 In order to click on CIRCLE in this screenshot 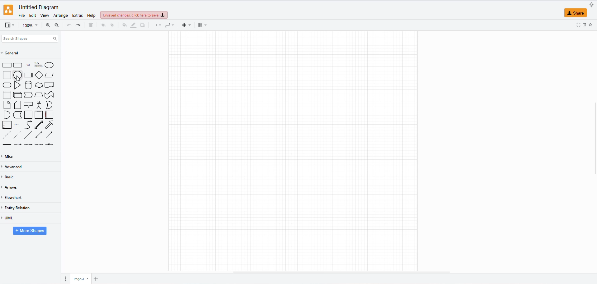, I will do `click(50, 65)`.